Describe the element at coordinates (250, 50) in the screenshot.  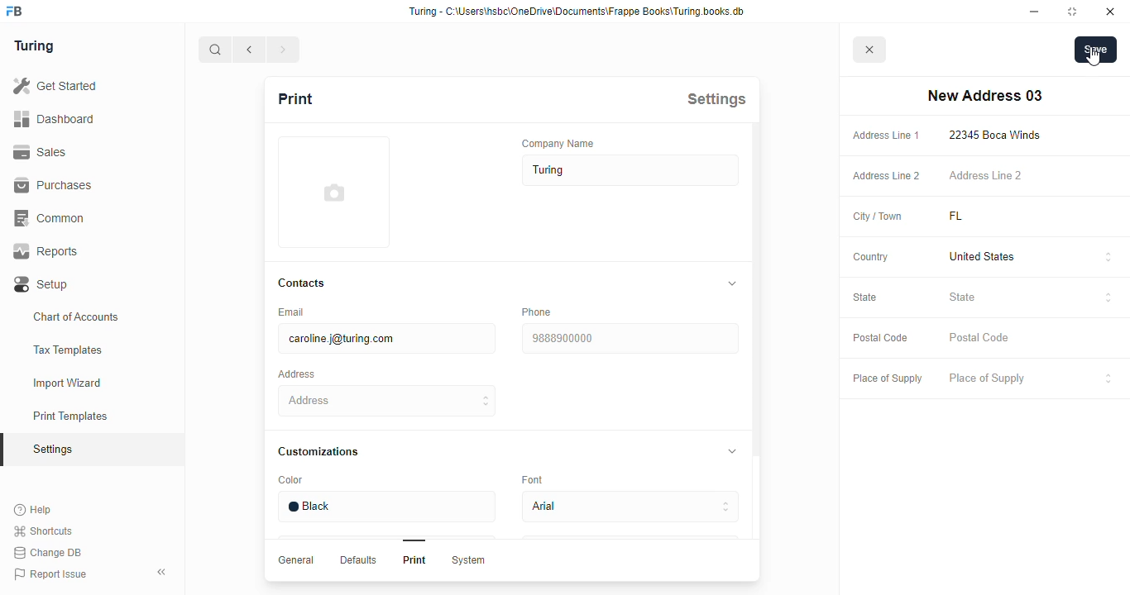
I see `previous` at that location.